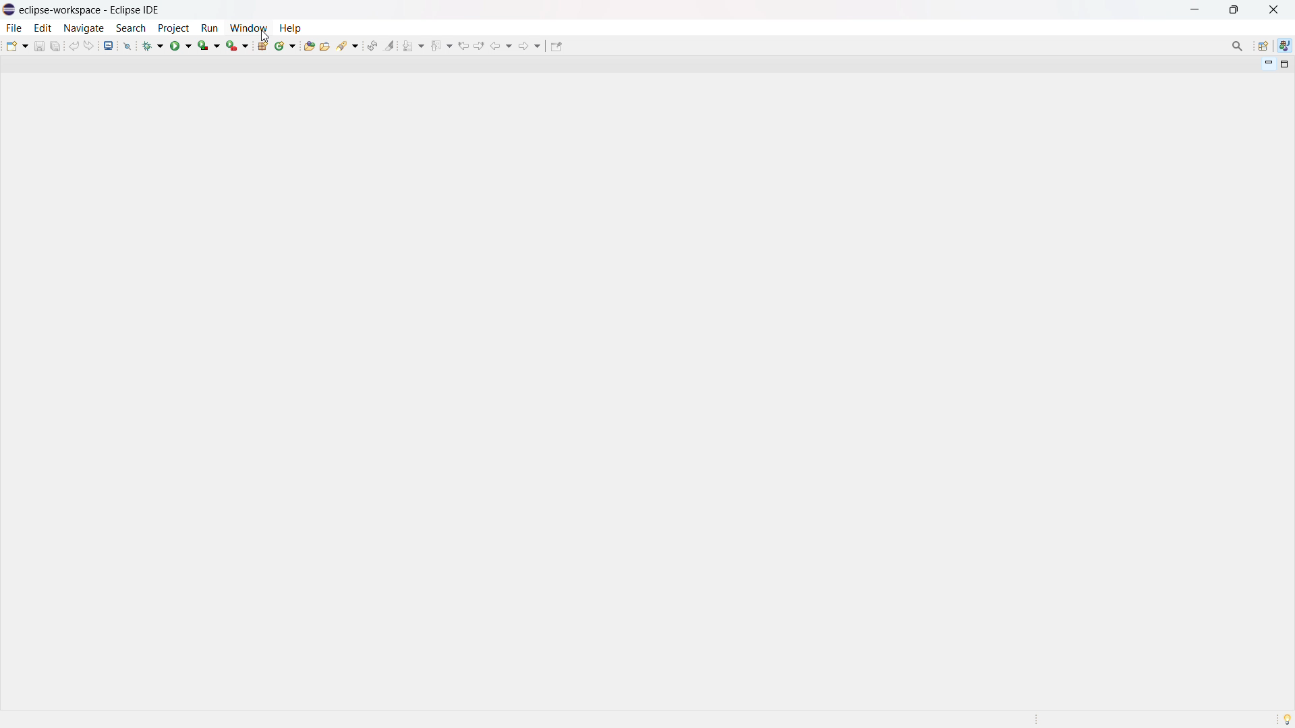  What do you see at coordinates (153, 45) in the screenshot?
I see `debug` at bounding box center [153, 45].